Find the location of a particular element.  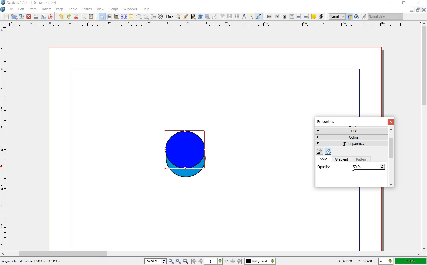

go to first or previous page is located at coordinates (197, 261).